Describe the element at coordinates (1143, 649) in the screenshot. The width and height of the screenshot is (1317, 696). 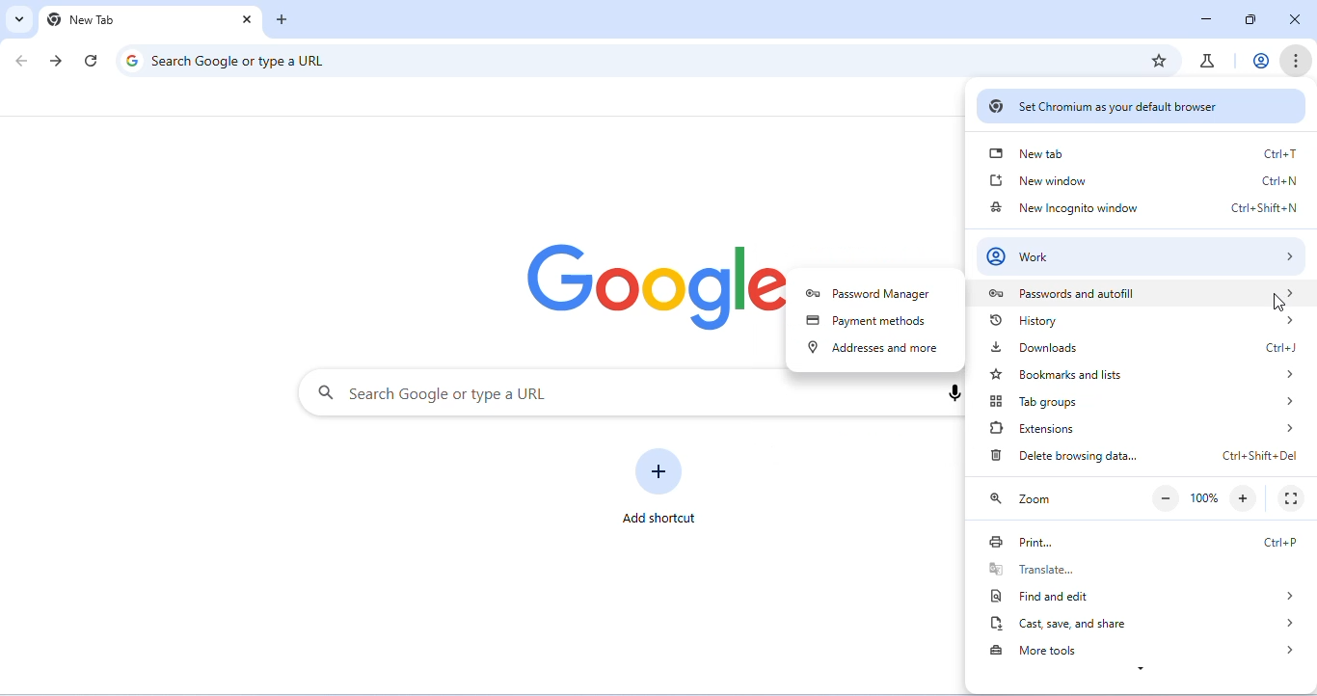
I see `more tools` at that location.